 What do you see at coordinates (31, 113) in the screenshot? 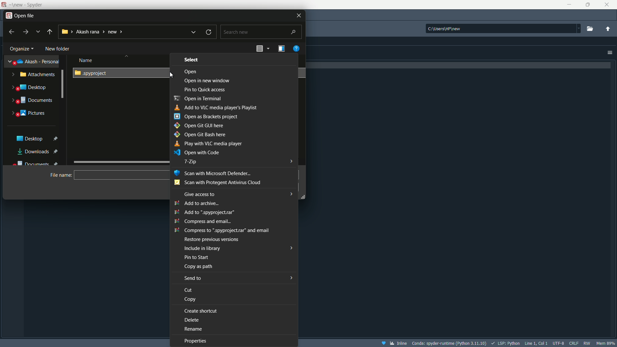
I see `Pictures` at bounding box center [31, 113].